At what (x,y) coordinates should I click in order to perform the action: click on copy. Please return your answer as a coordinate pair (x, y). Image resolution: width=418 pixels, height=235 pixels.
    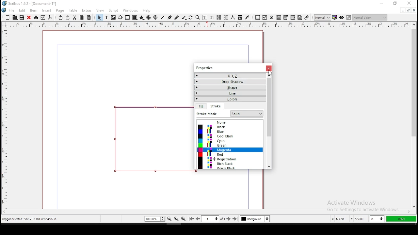
    Looking at the image, I should click on (82, 18).